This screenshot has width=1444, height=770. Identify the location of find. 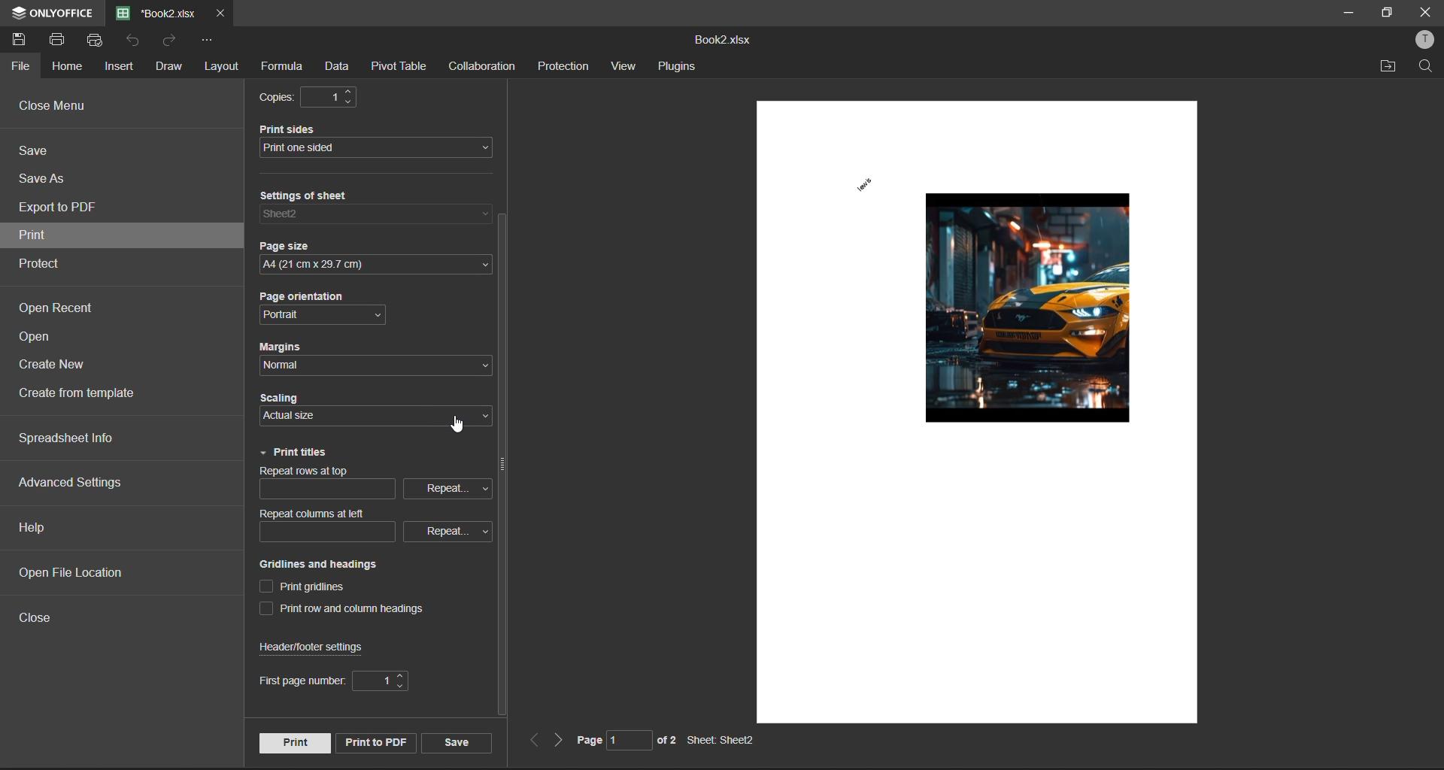
(1427, 65).